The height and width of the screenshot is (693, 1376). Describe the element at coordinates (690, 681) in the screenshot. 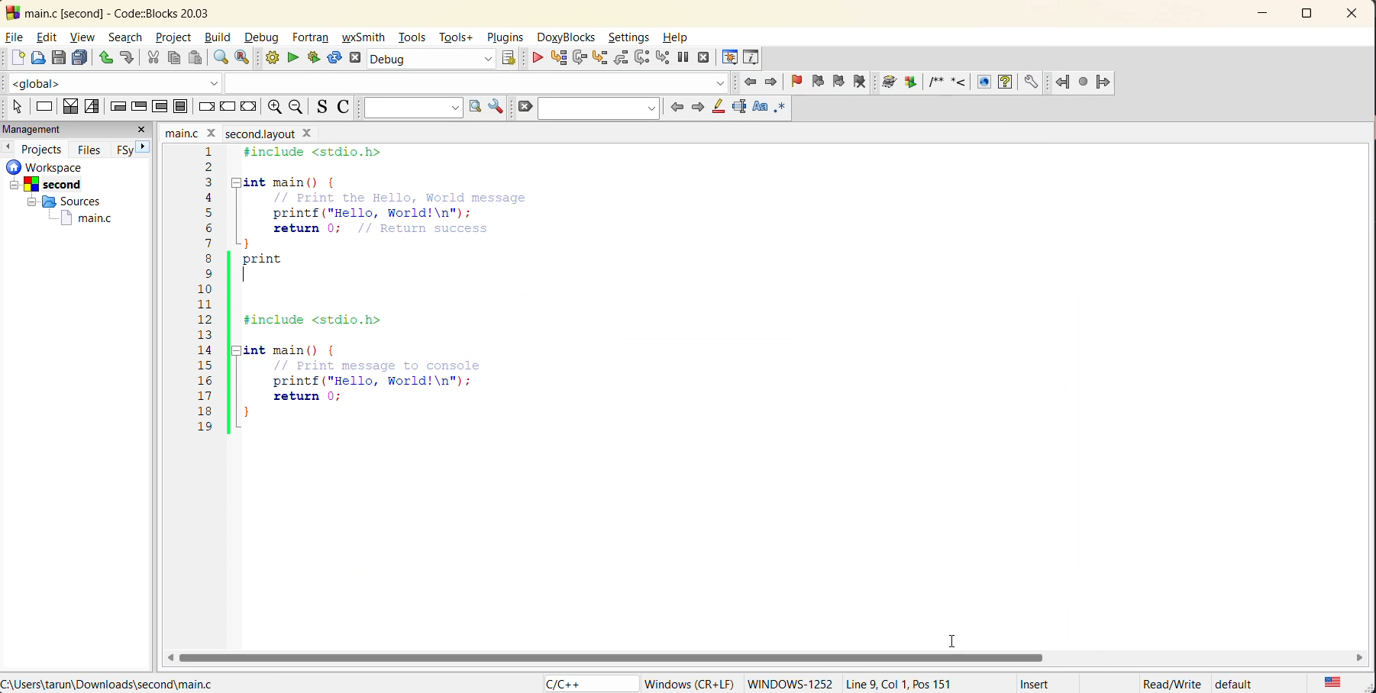

I see `metadata` at that location.